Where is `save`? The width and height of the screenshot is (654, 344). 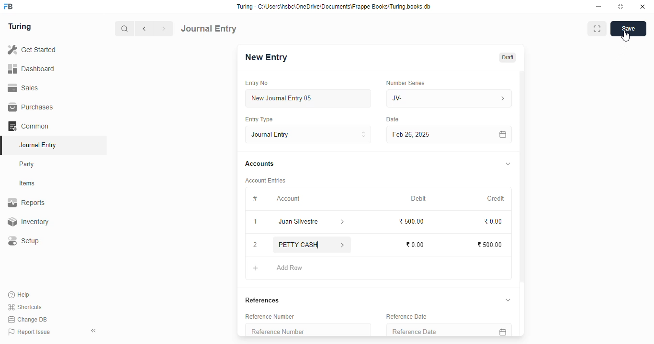
save is located at coordinates (628, 29).